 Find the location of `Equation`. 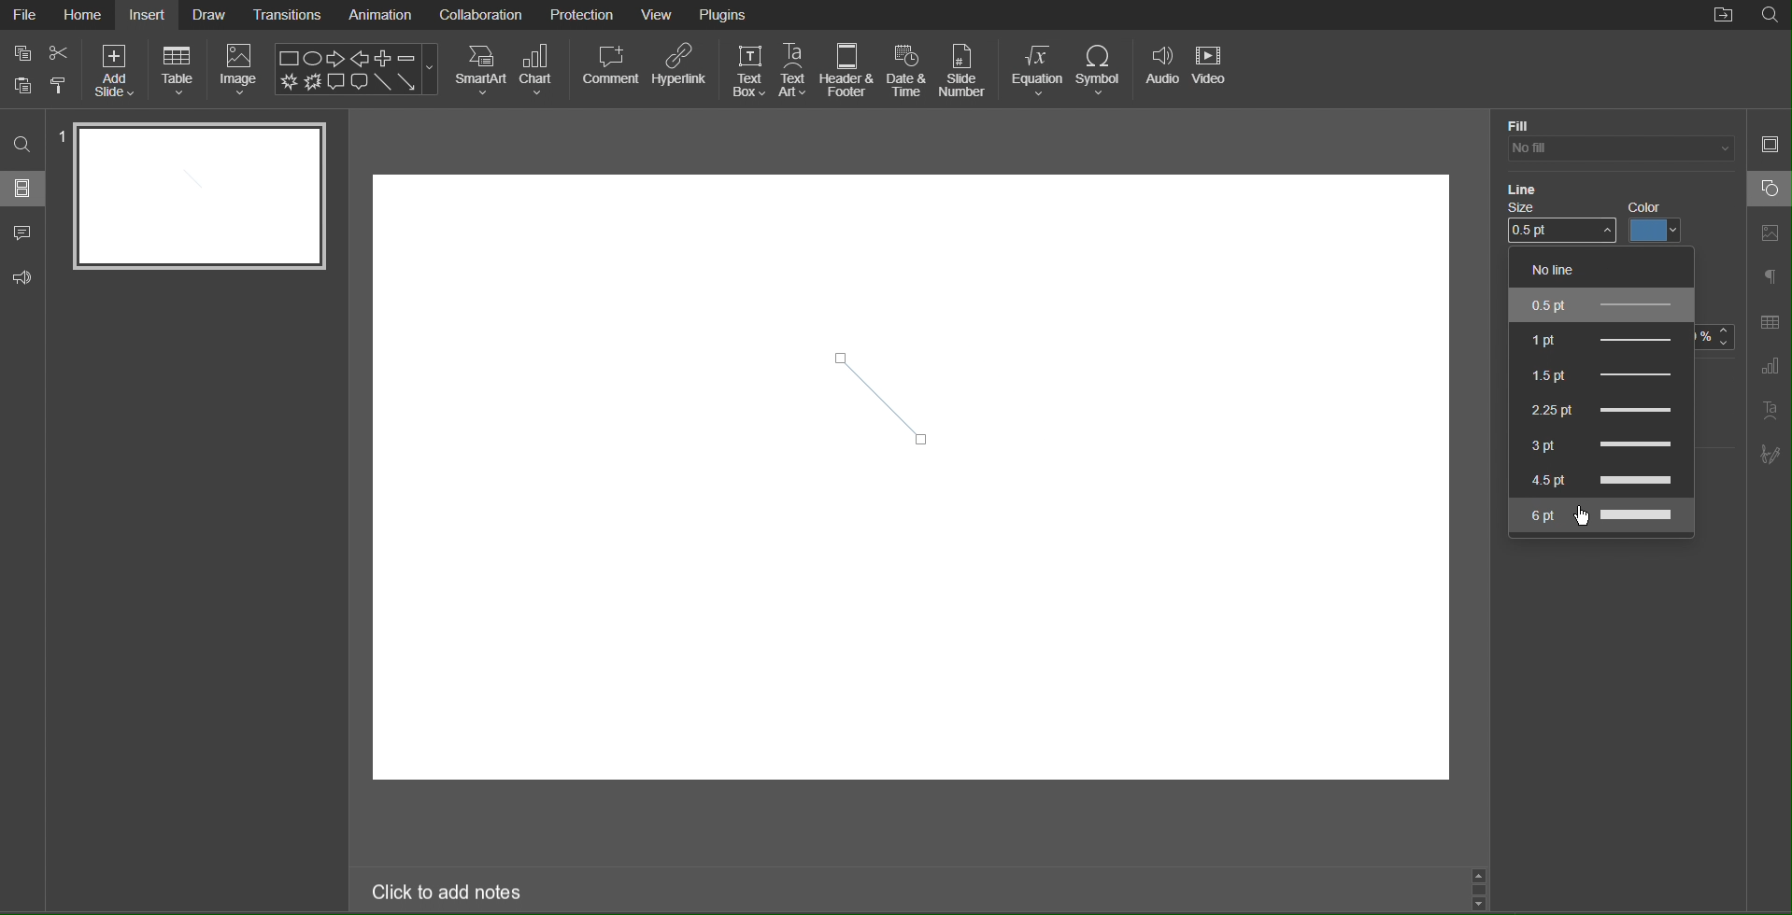

Equation is located at coordinates (1036, 69).